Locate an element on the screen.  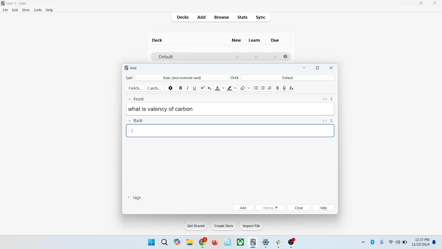
attachment is located at coordinates (278, 87).